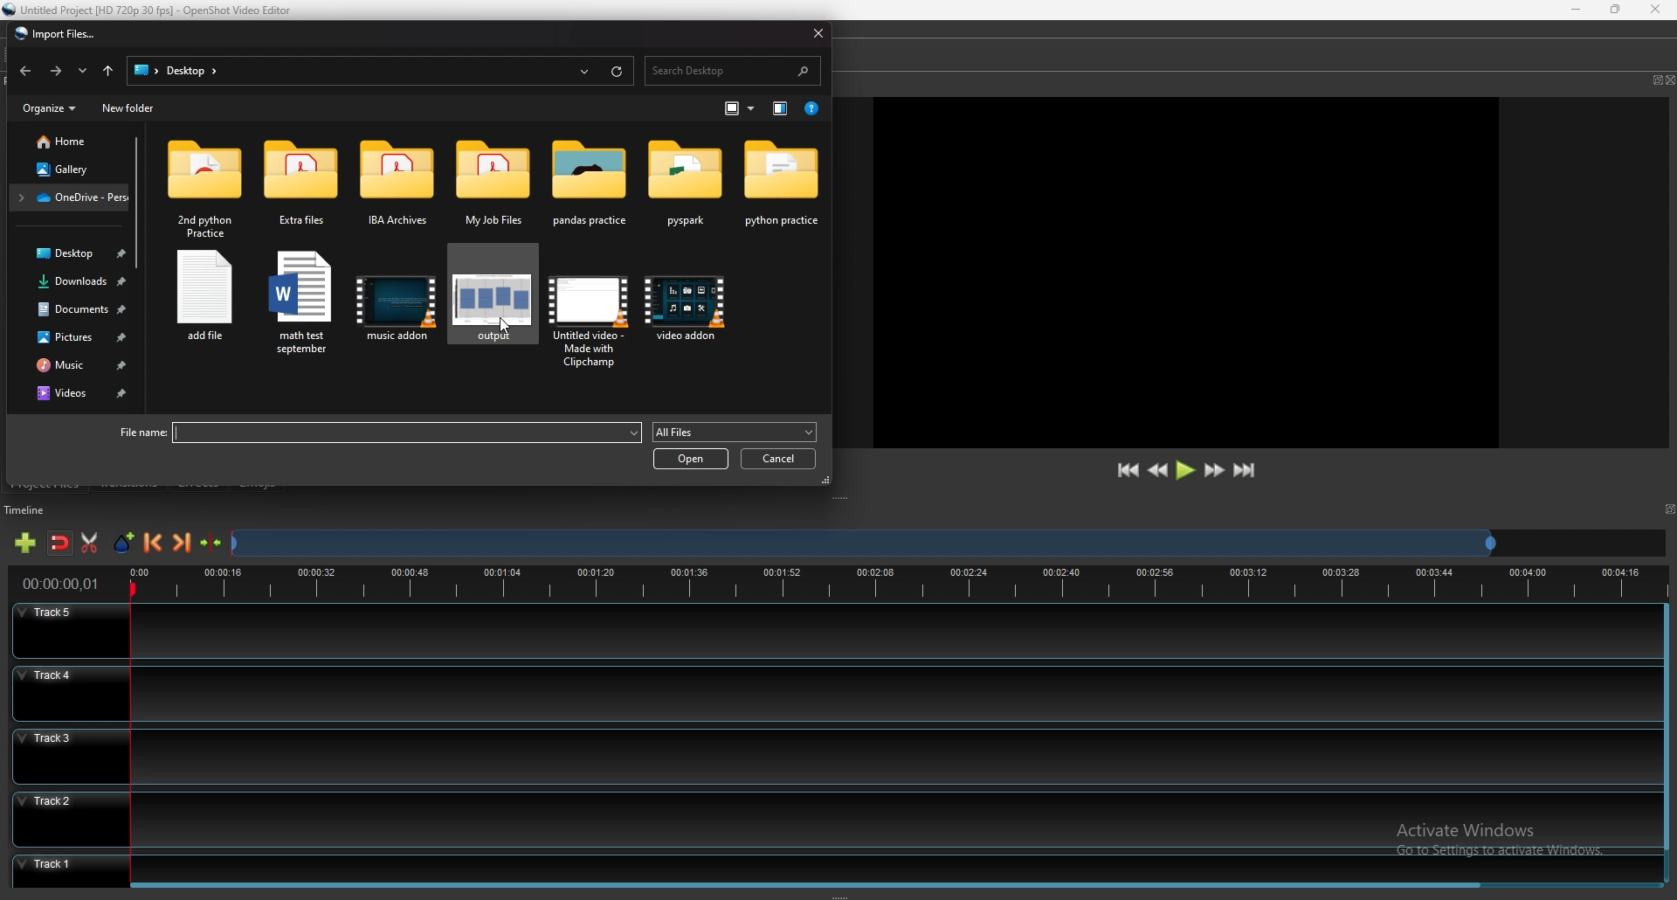 Image resolution: width=1677 pixels, height=900 pixels. Describe the element at coordinates (183, 542) in the screenshot. I see `next marker` at that location.